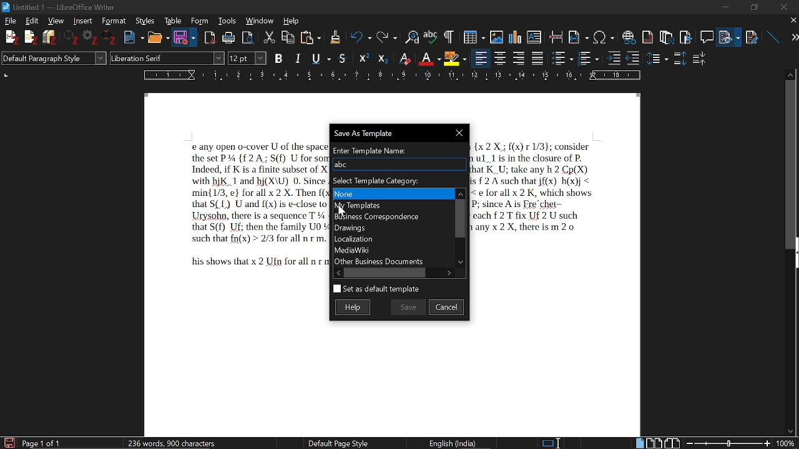 The height and width of the screenshot is (449, 799). I want to click on Move right, so click(450, 272).